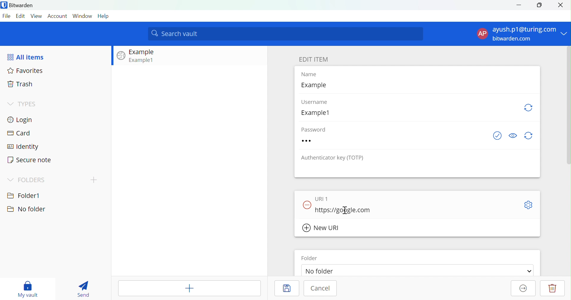 Image resolution: width=571 pixels, height=300 pixels. Describe the element at coordinates (316, 129) in the screenshot. I see `Password` at that location.